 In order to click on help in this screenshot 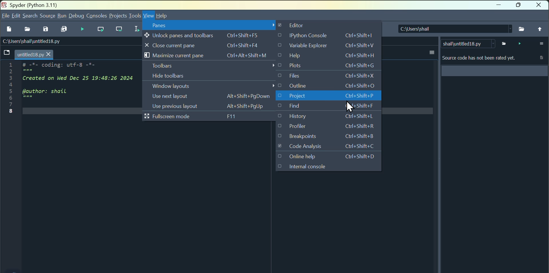, I will do `click(329, 56)`.